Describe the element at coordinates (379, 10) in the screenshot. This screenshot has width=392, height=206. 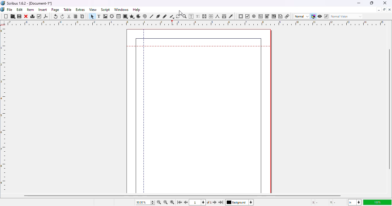
I see `minimize` at that location.